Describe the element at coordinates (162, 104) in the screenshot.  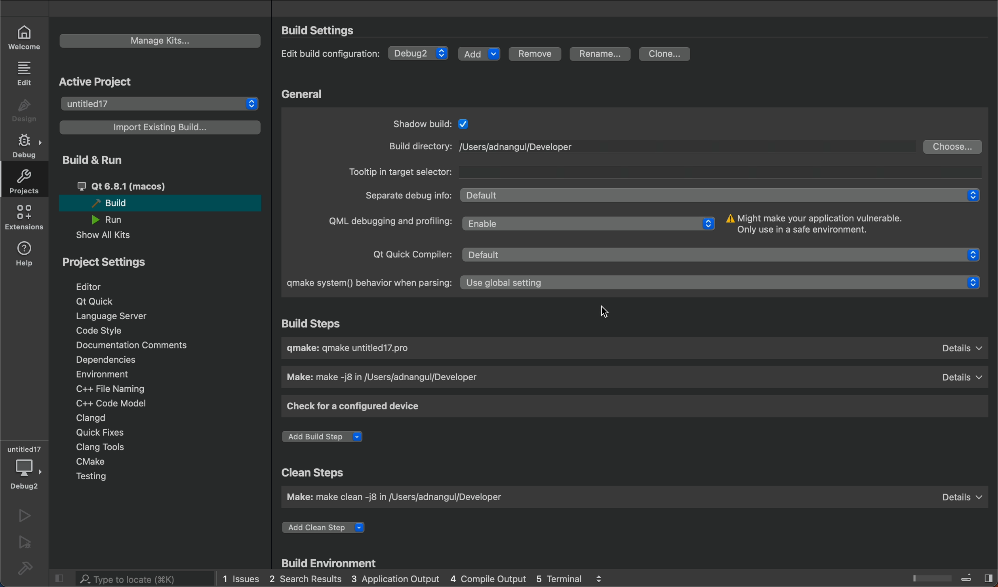
I see `project list to select` at that location.